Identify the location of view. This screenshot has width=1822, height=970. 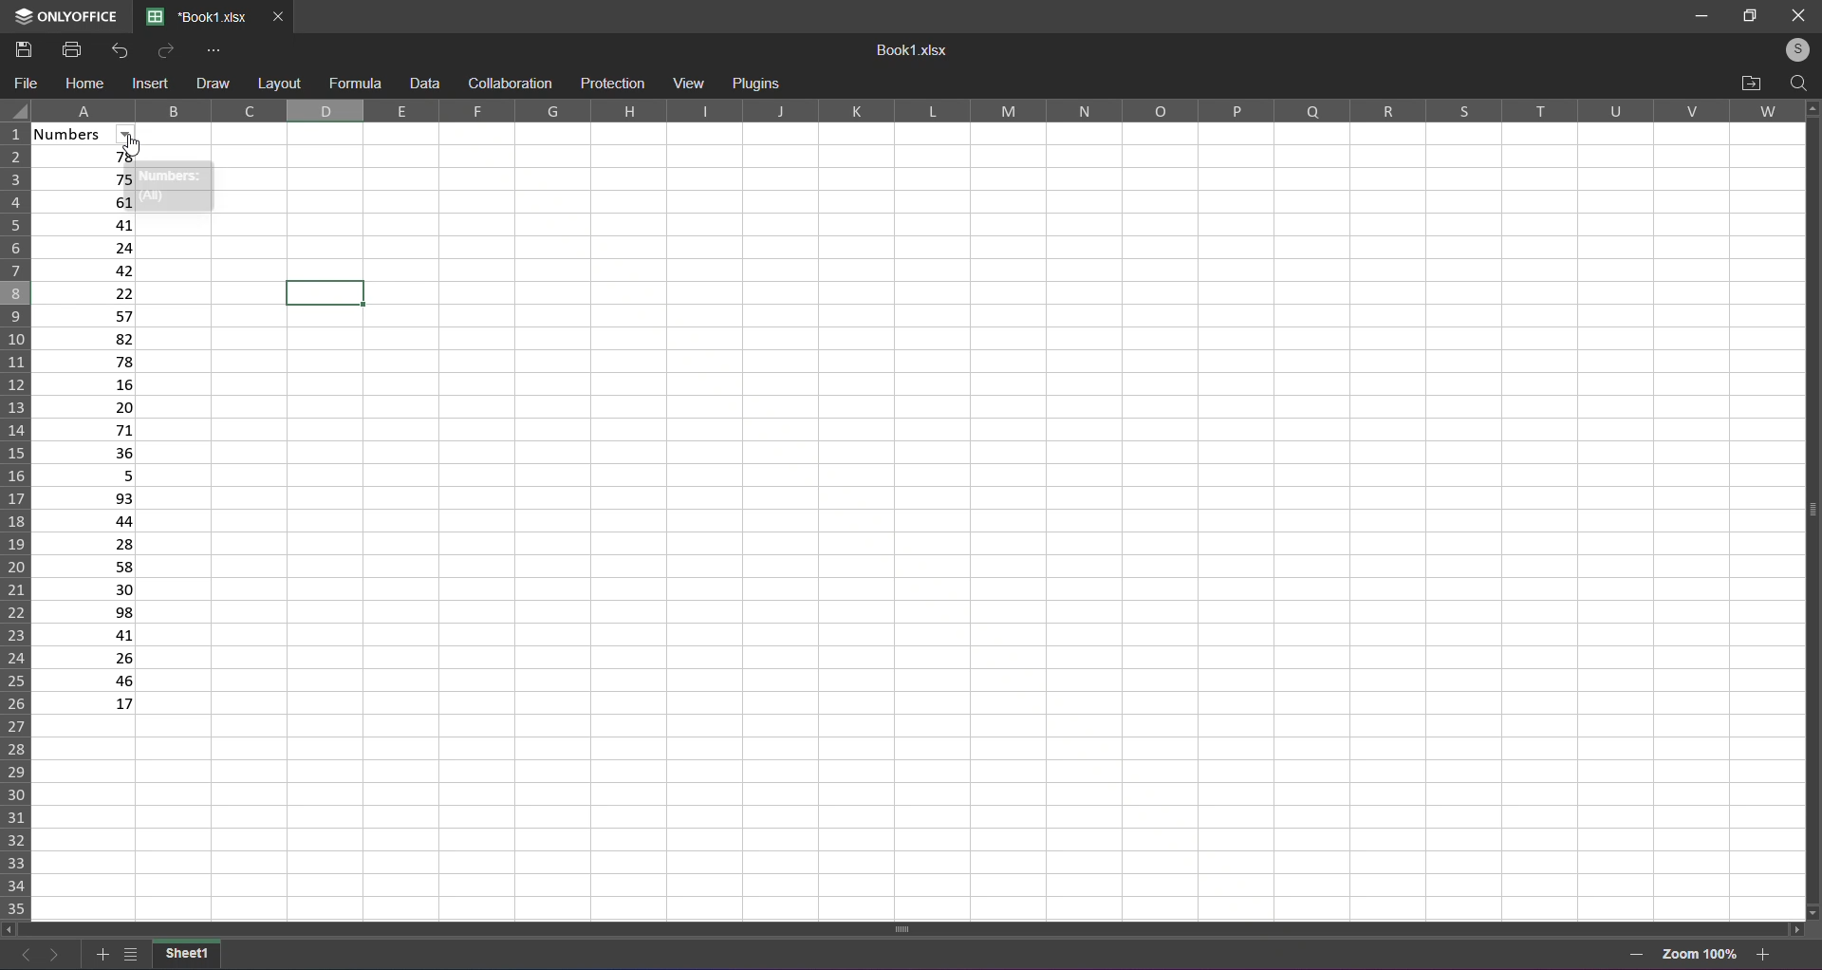
(687, 82).